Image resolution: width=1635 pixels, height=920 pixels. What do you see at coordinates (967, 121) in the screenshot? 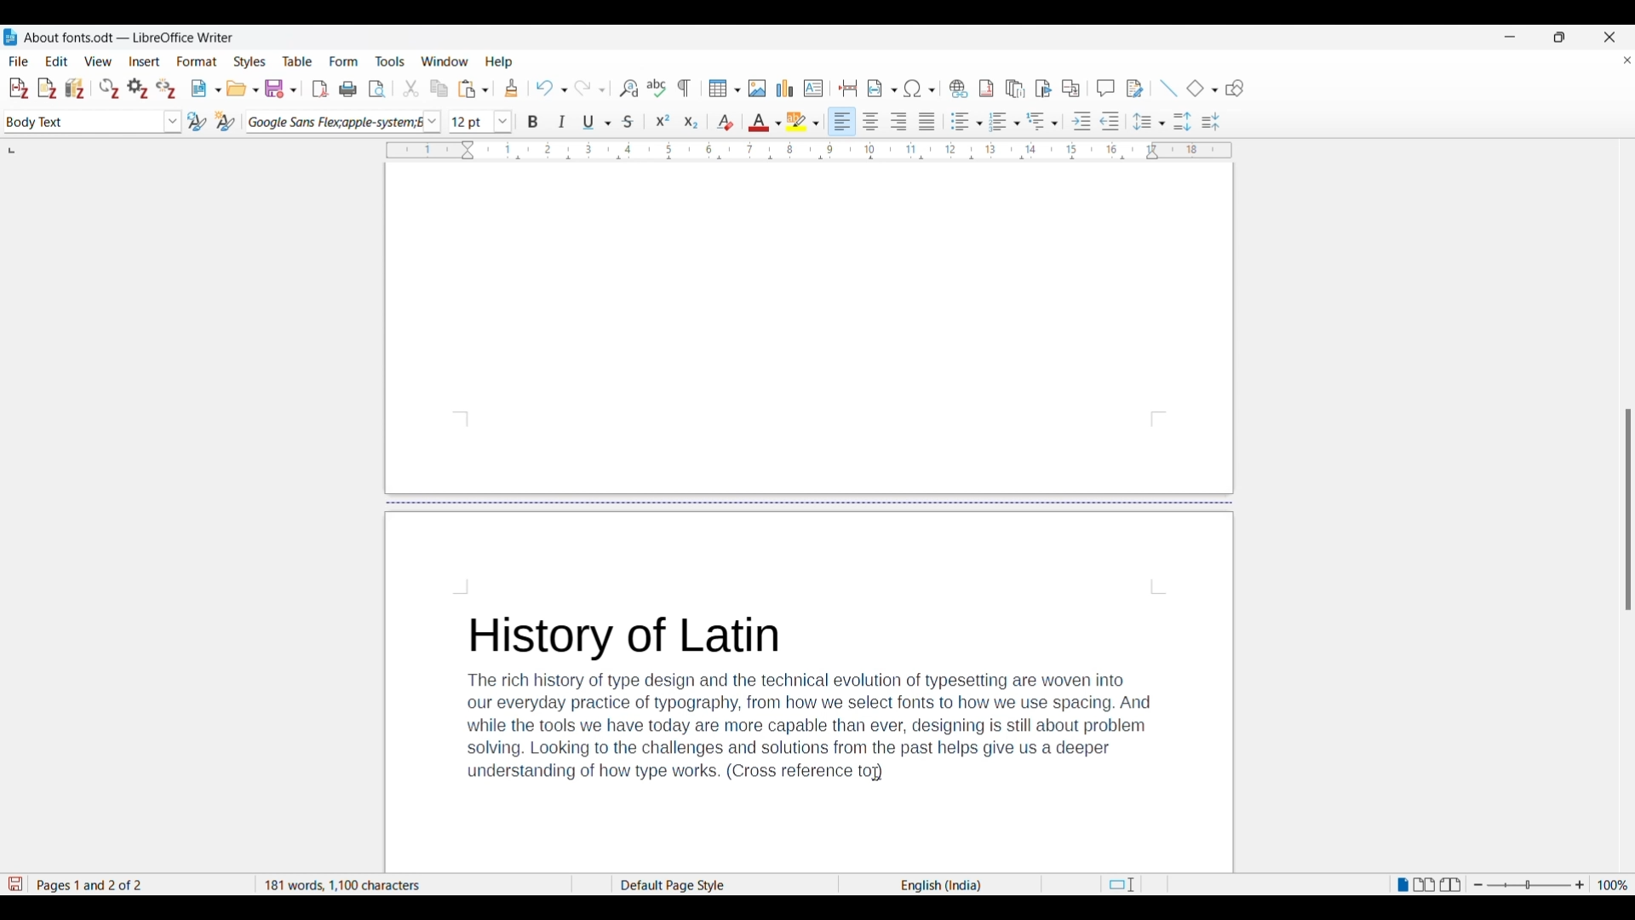
I see `Toggle unordered list` at bounding box center [967, 121].